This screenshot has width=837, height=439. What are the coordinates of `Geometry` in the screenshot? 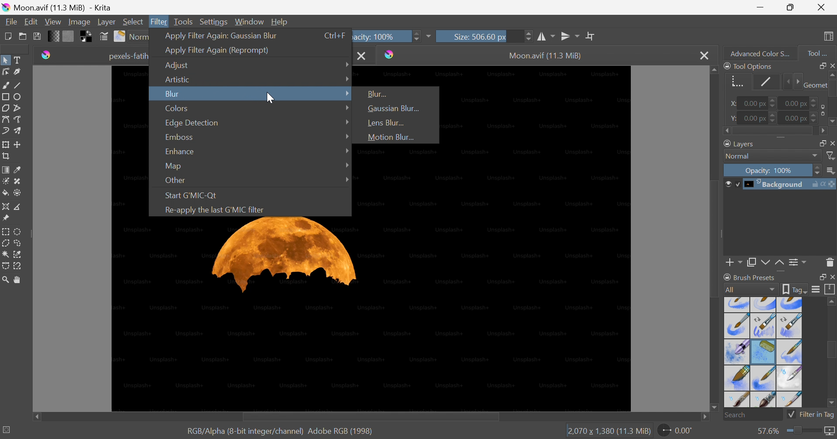 It's located at (814, 85).